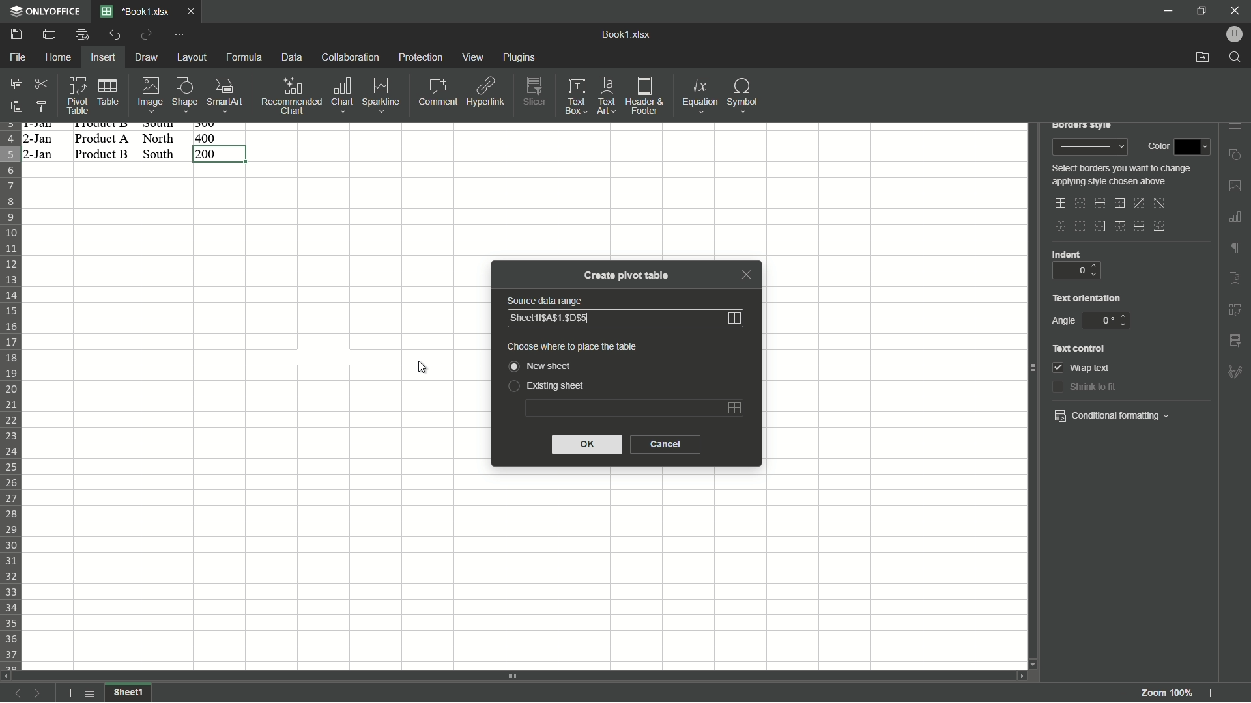 The image size is (1251, 703). I want to click on dropdown, so click(1168, 417).